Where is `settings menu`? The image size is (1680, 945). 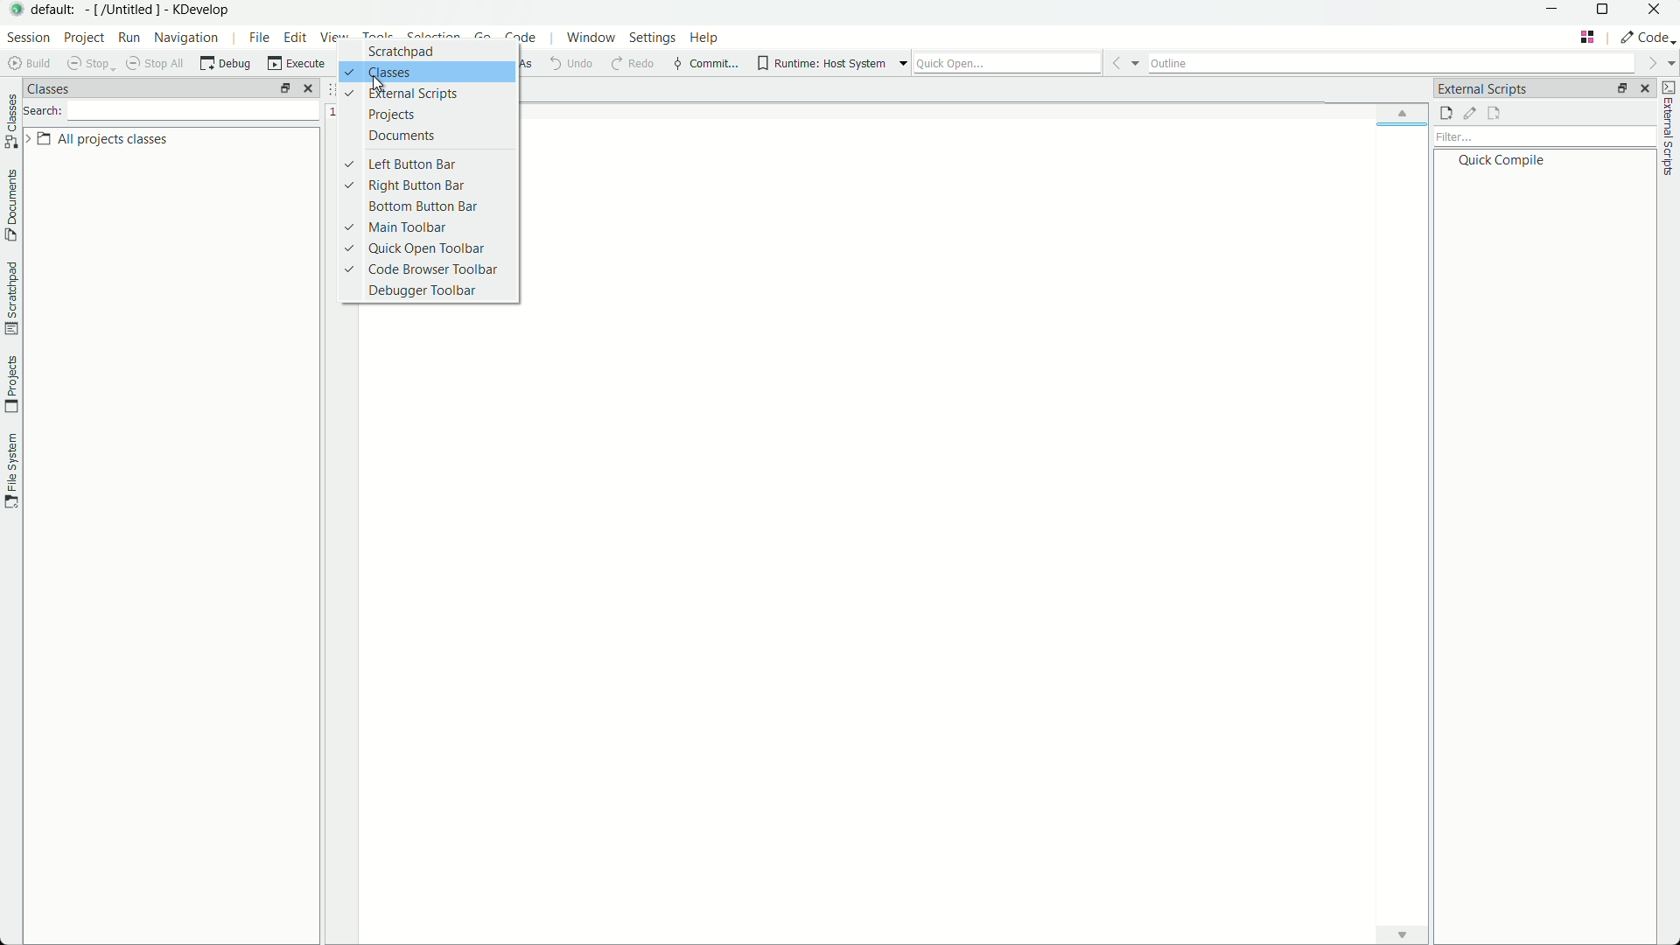
settings menu is located at coordinates (652, 38).